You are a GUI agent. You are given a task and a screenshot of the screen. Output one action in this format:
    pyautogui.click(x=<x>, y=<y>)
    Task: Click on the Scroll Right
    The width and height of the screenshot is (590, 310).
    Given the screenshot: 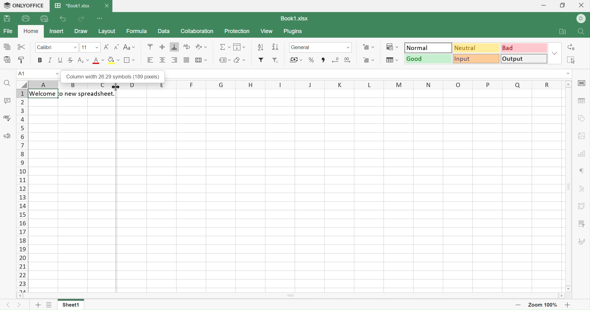 What is the action you would take?
    pyautogui.click(x=563, y=296)
    